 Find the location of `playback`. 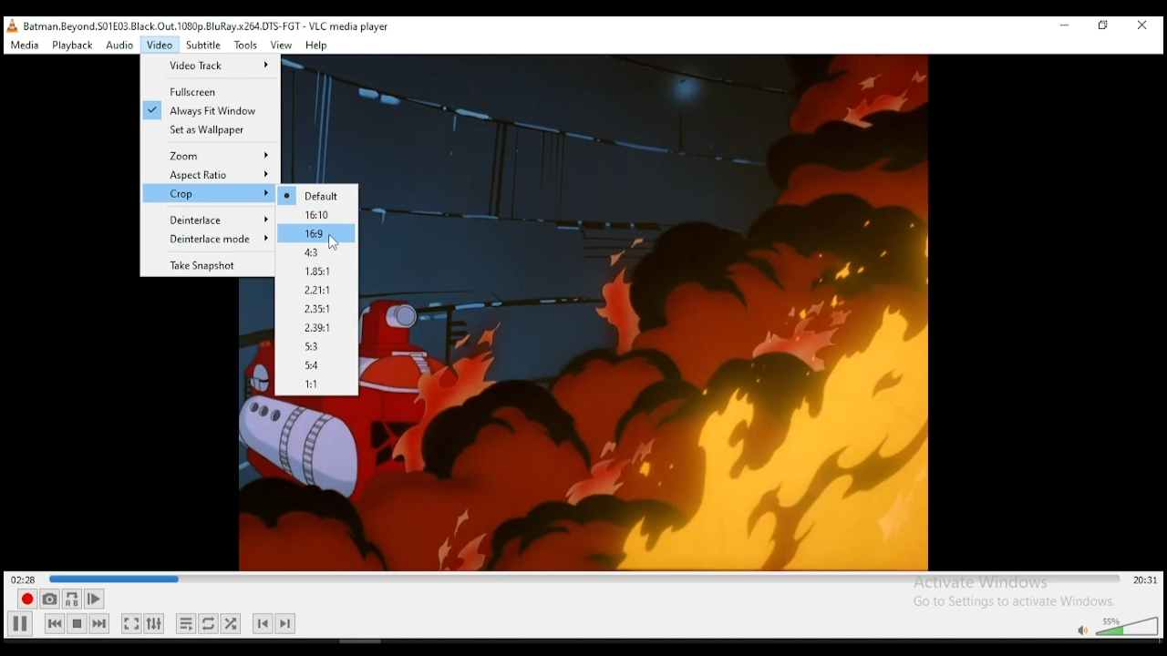

playback is located at coordinates (73, 46).